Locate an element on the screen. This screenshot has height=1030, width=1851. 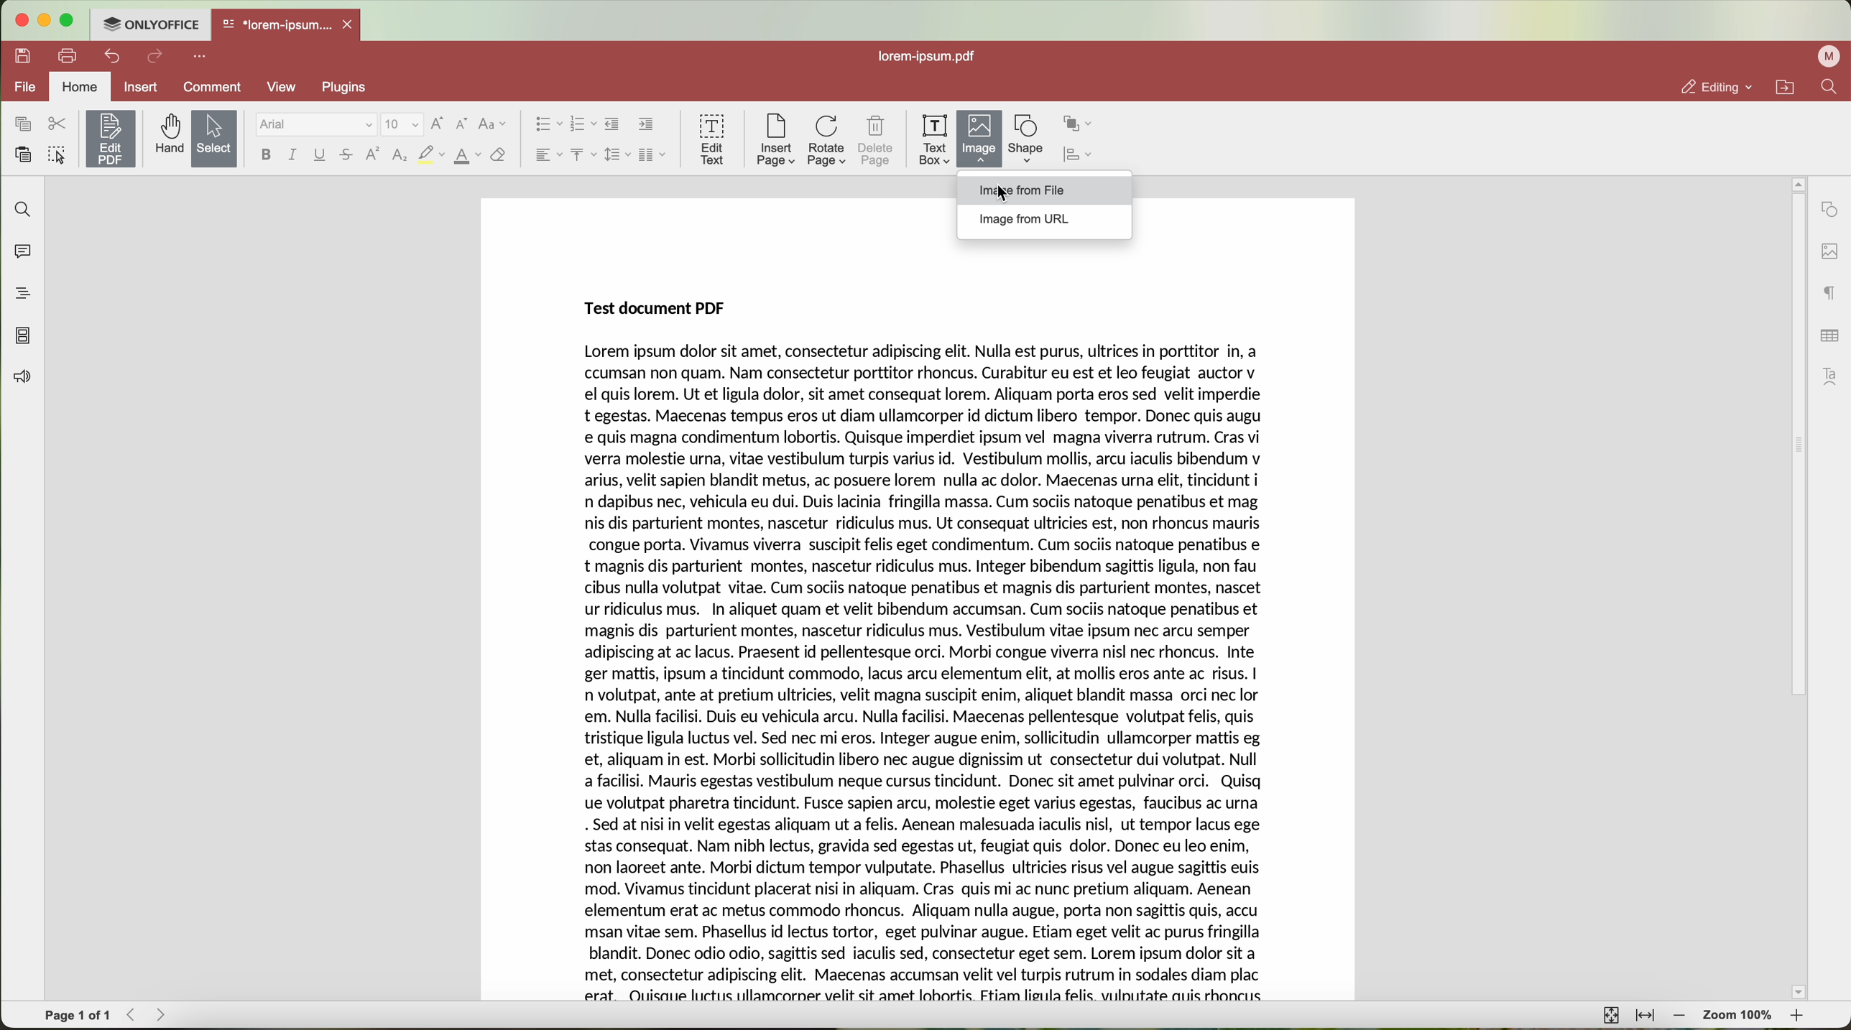
Image is located at coordinates (980, 140).